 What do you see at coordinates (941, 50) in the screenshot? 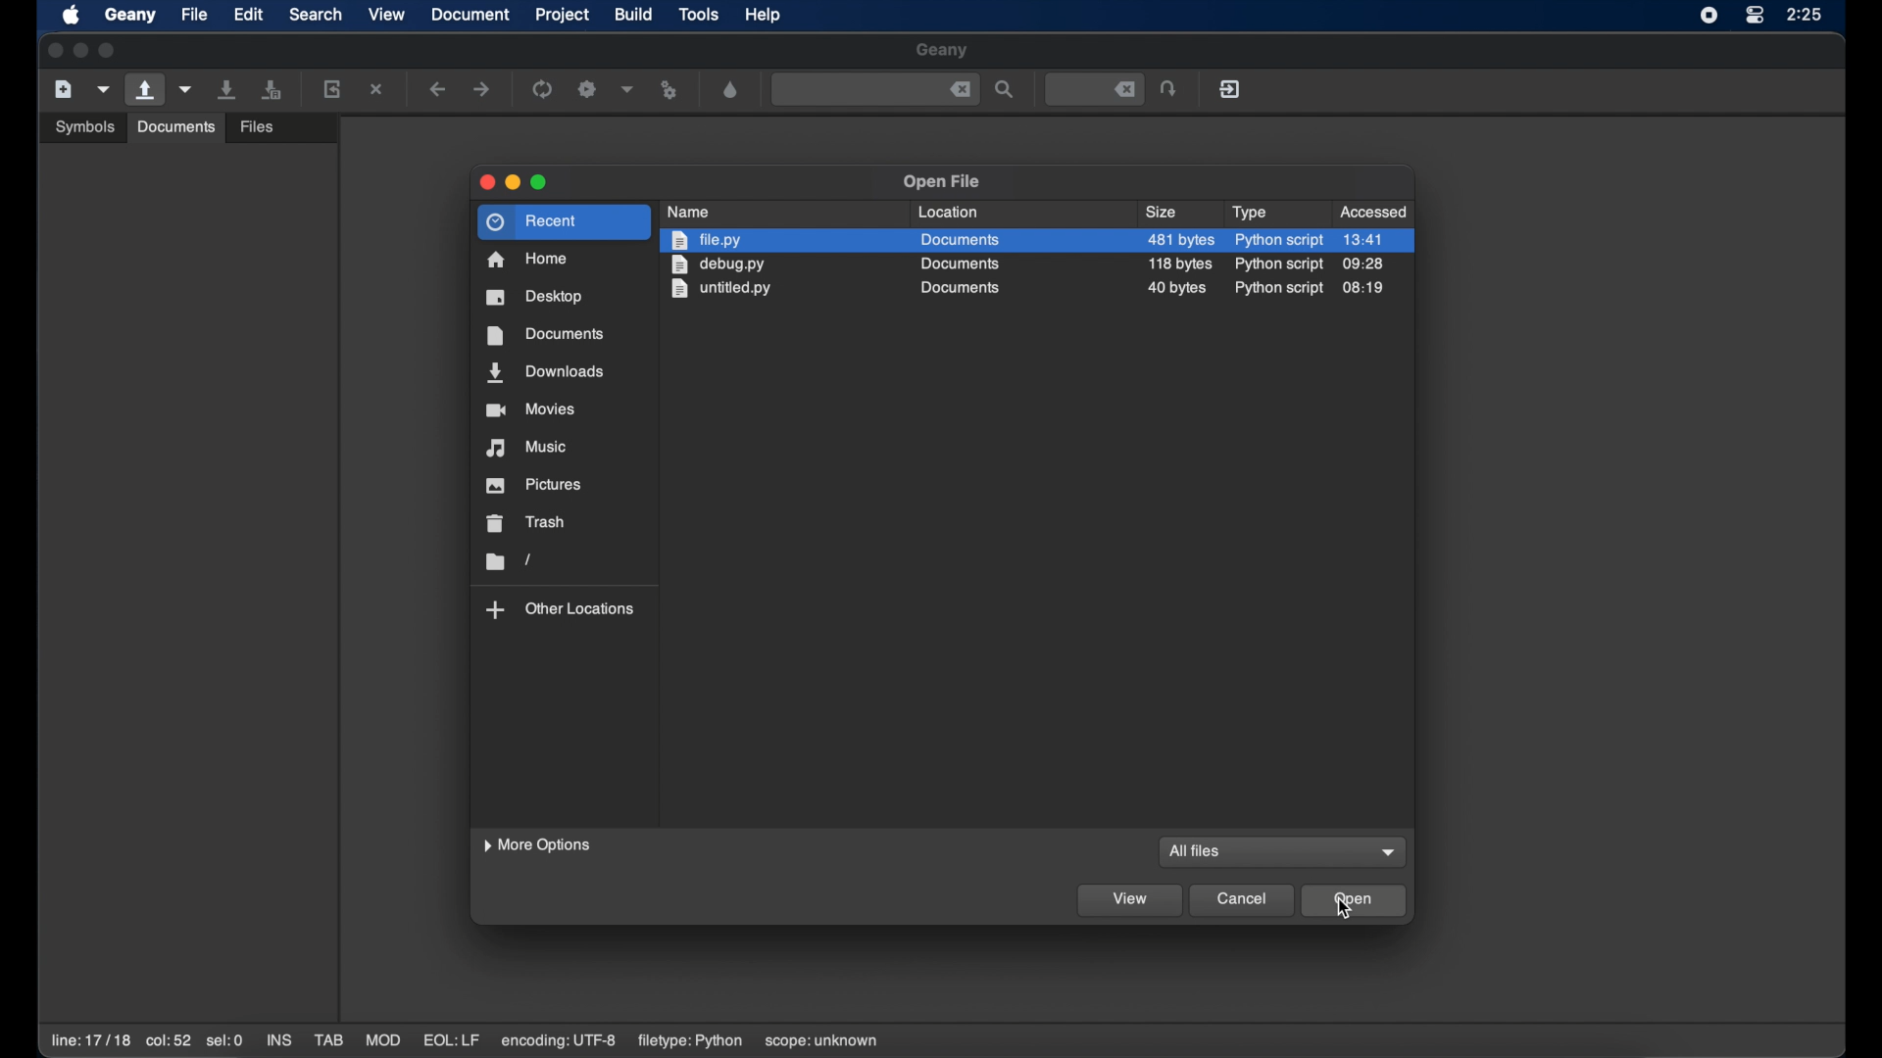
I see `geany` at bounding box center [941, 50].